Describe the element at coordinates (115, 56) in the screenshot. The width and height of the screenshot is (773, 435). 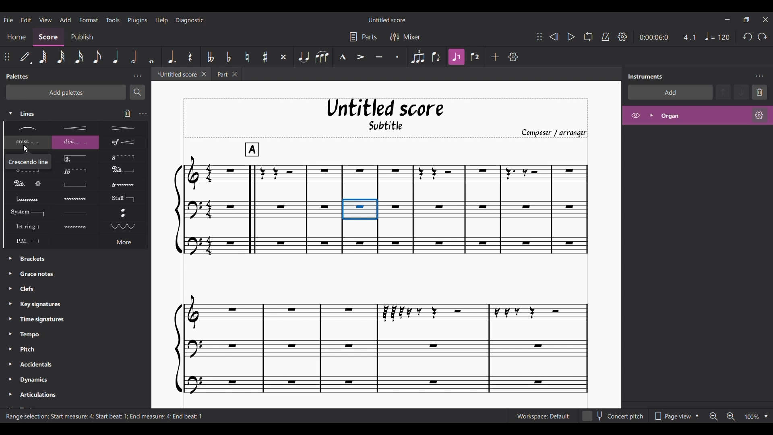
I see `Quarter note` at that location.